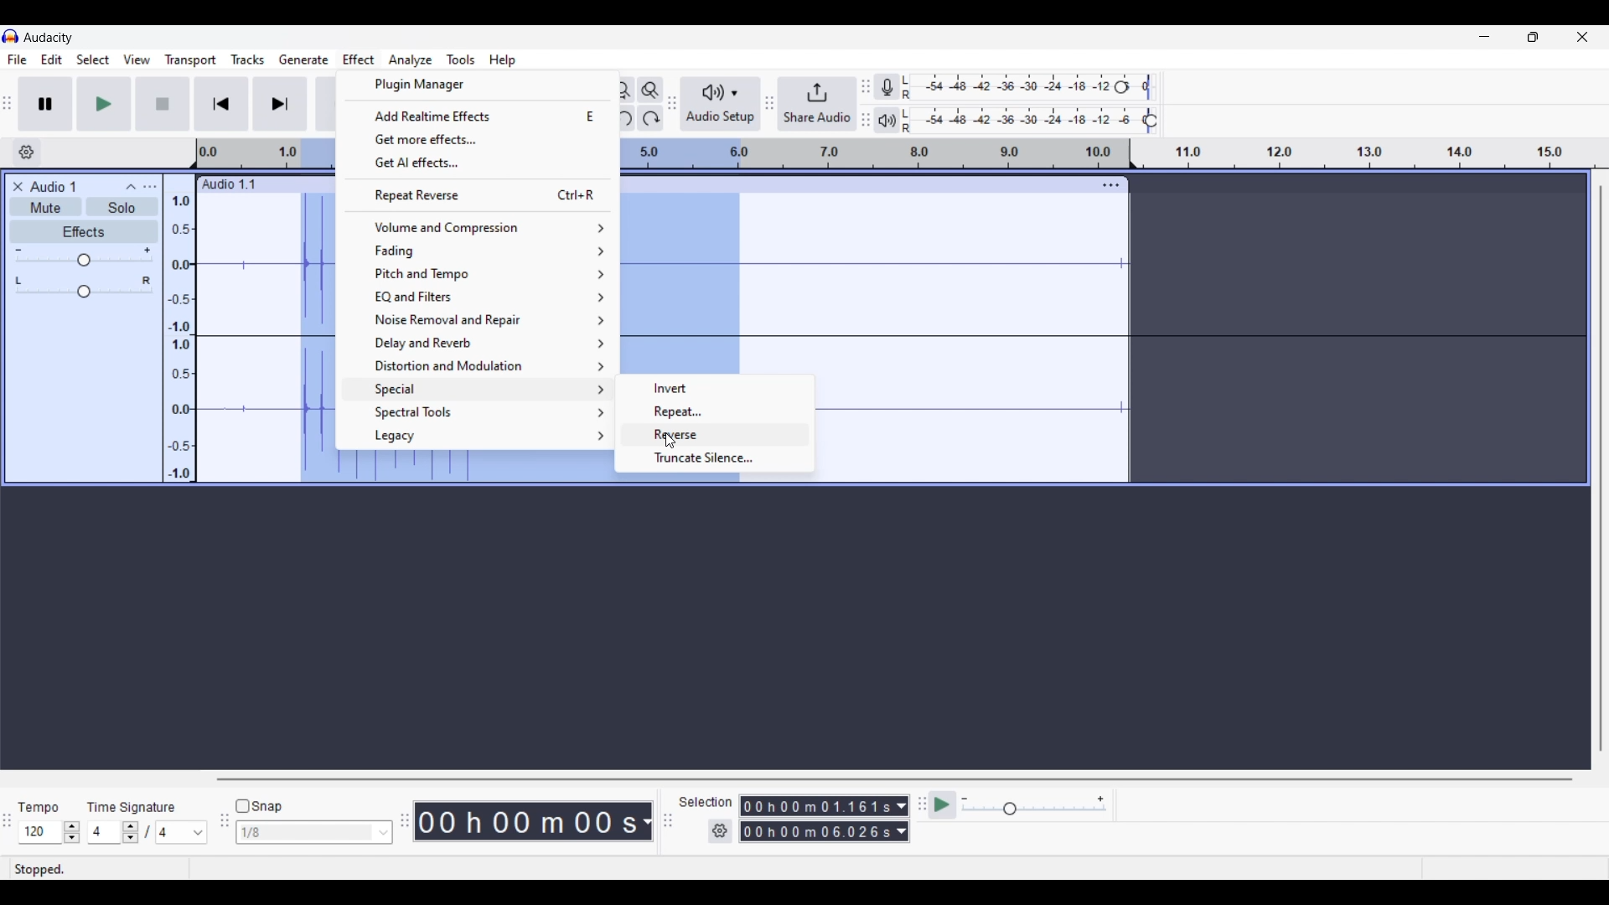  What do you see at coordinates (71, 833) in the screenshot?
I see `Increase/Decrease tempo` at bounding box center [71, 833].